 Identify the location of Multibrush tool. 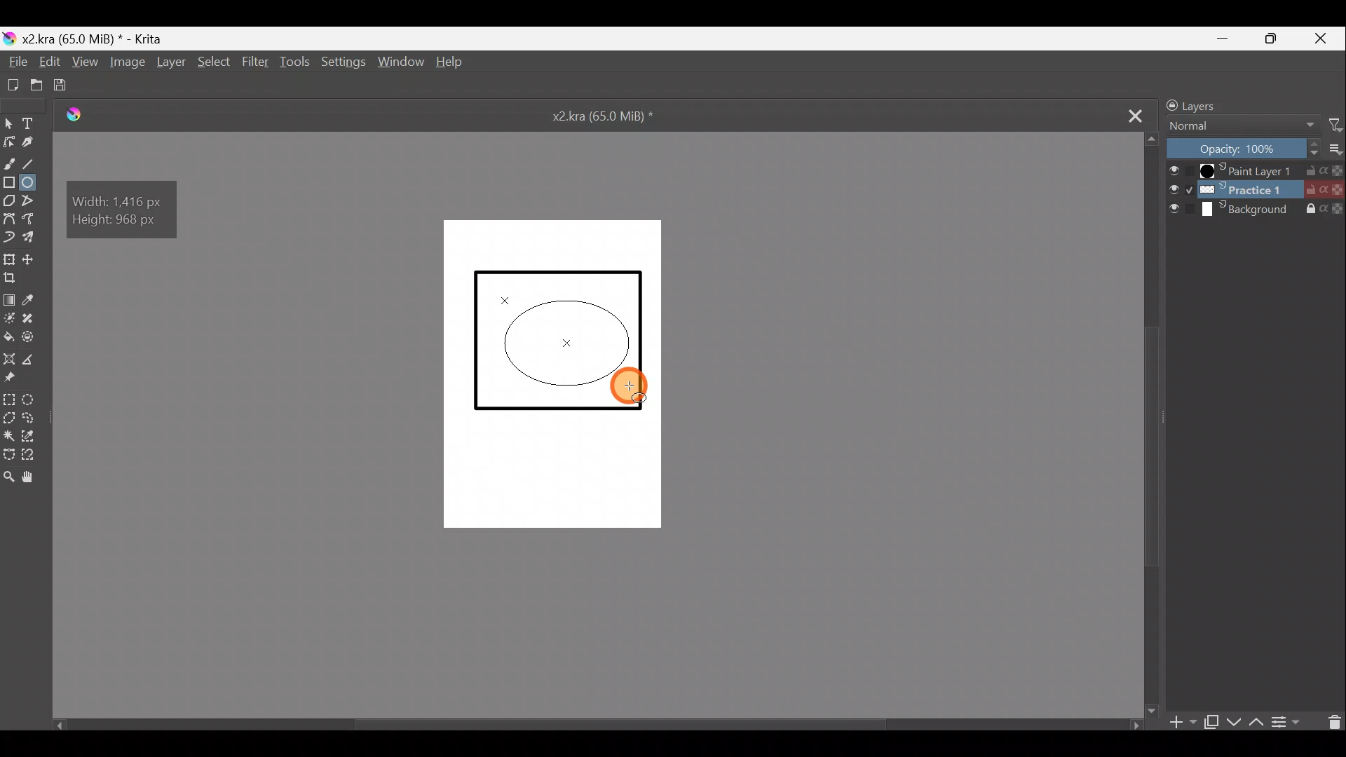
(32, 237).